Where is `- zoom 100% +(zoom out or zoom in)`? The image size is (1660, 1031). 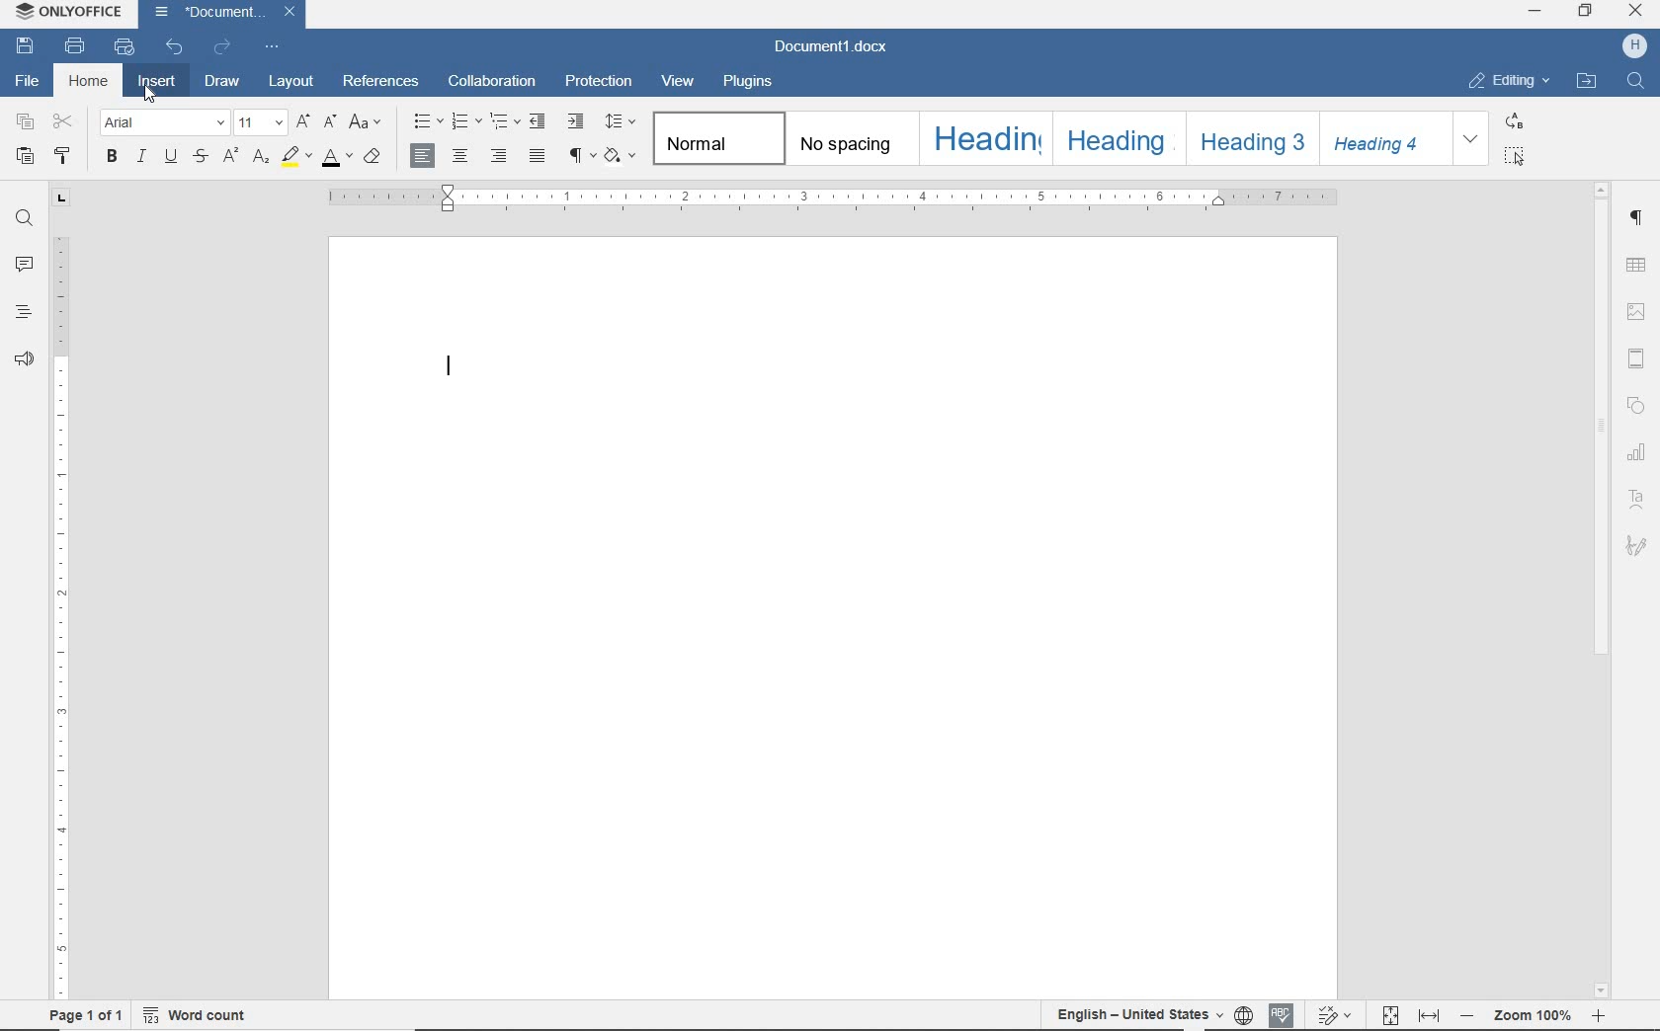
- zoom 100% +(zoom out or zoom in) is located at coordinates (1535, 1016).